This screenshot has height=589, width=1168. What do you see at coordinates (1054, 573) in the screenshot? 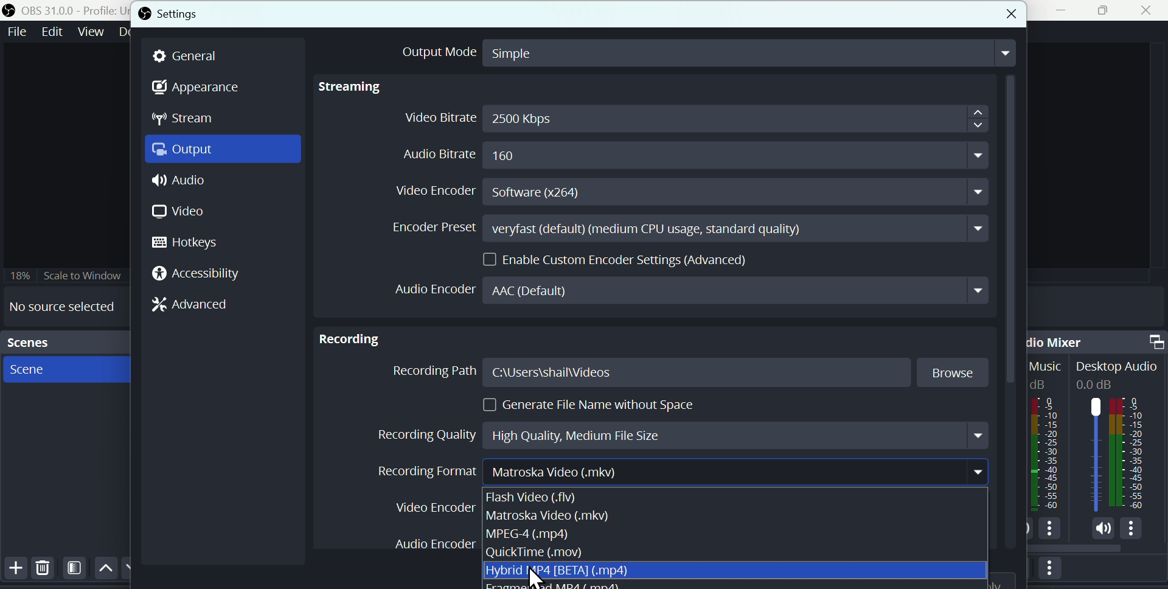
I see `More options` at bounding box center [1054, 573].